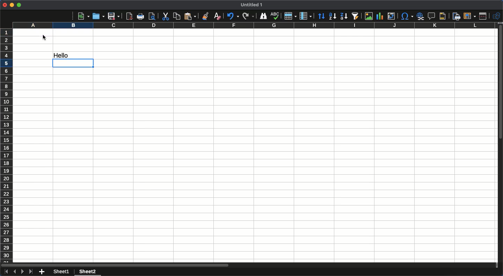  What do you see at coordinates (45, 38) in the screenshot?
I see `cursor` at bounding box center [45, 38].